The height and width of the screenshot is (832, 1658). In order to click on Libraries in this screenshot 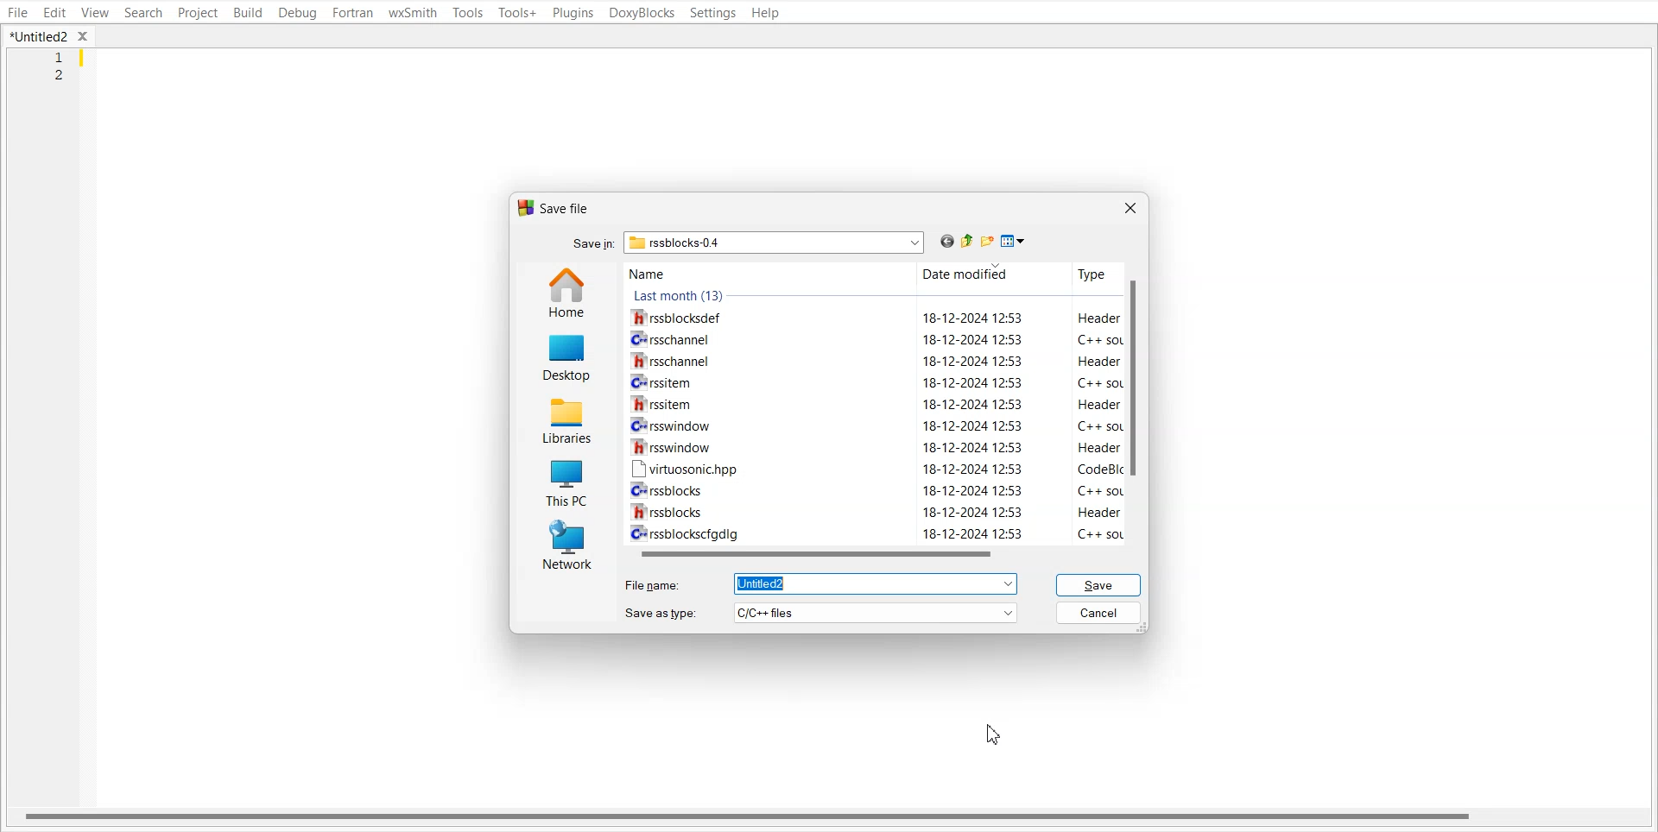, I will do `click(568, 420)`.